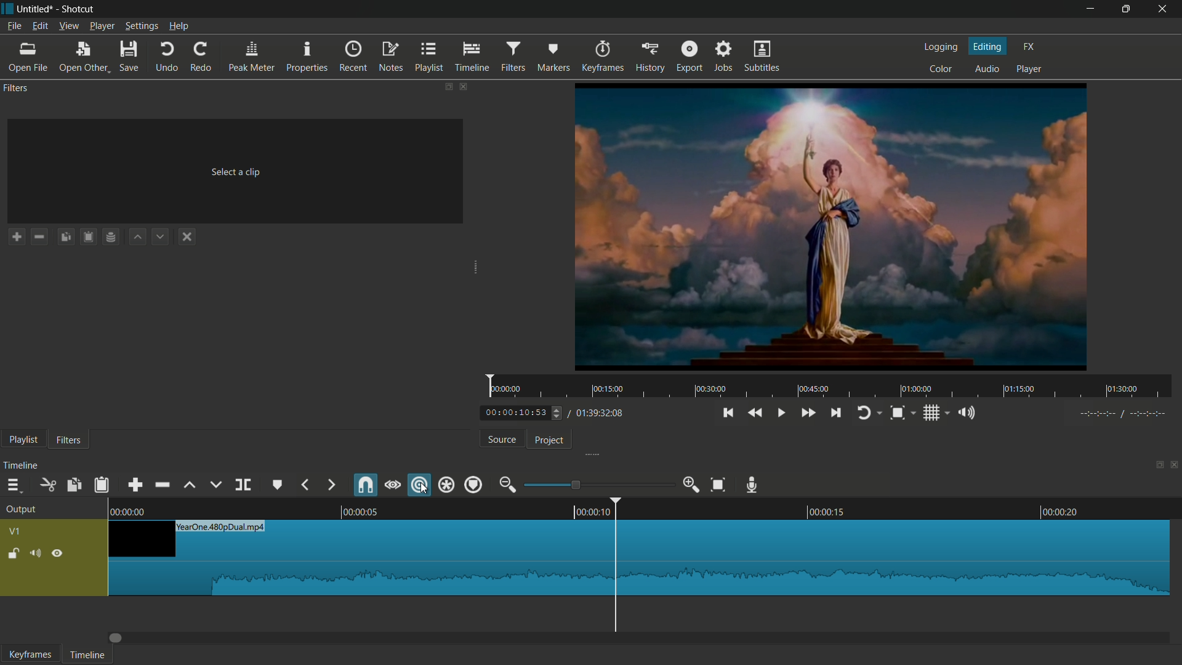  Describe the element at coordinates (1175, 464) in the screenshot. I see `close timeline` at that location.